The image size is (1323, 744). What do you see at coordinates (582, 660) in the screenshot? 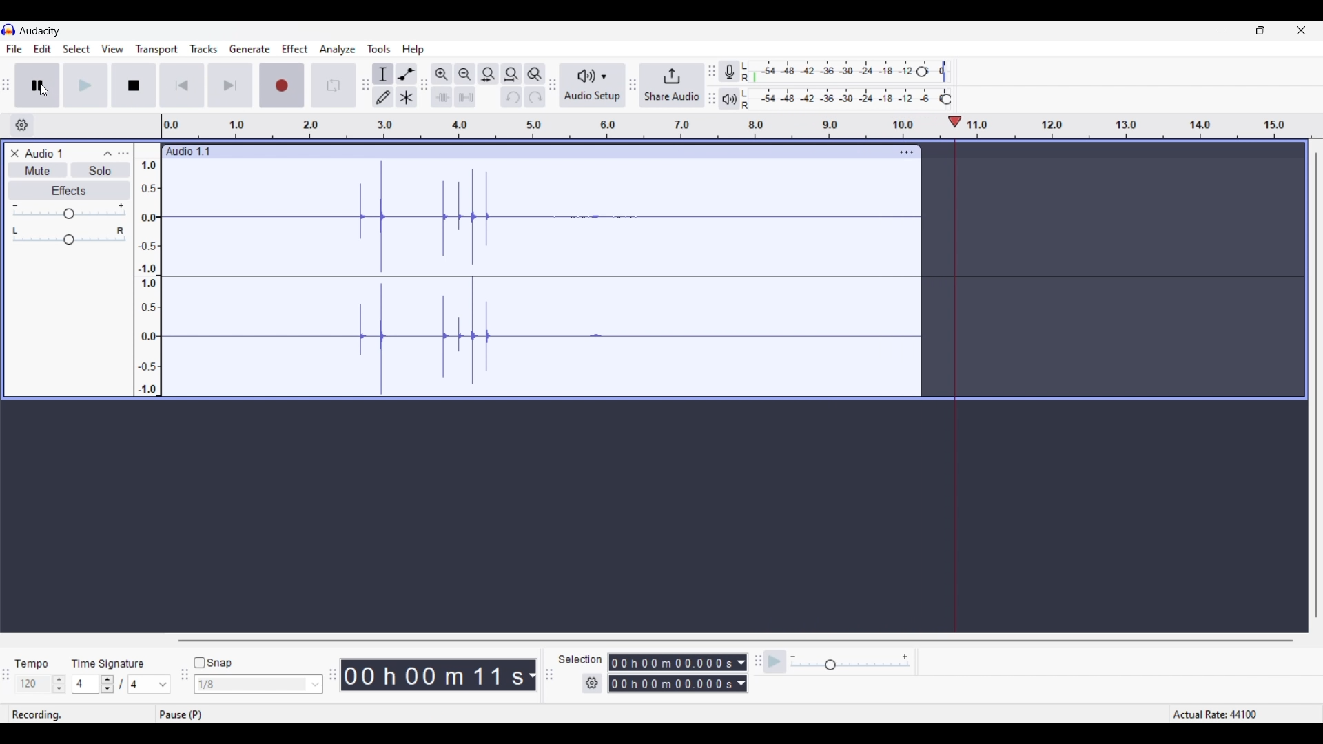
I see `selection` at bounding box center [582, 660].